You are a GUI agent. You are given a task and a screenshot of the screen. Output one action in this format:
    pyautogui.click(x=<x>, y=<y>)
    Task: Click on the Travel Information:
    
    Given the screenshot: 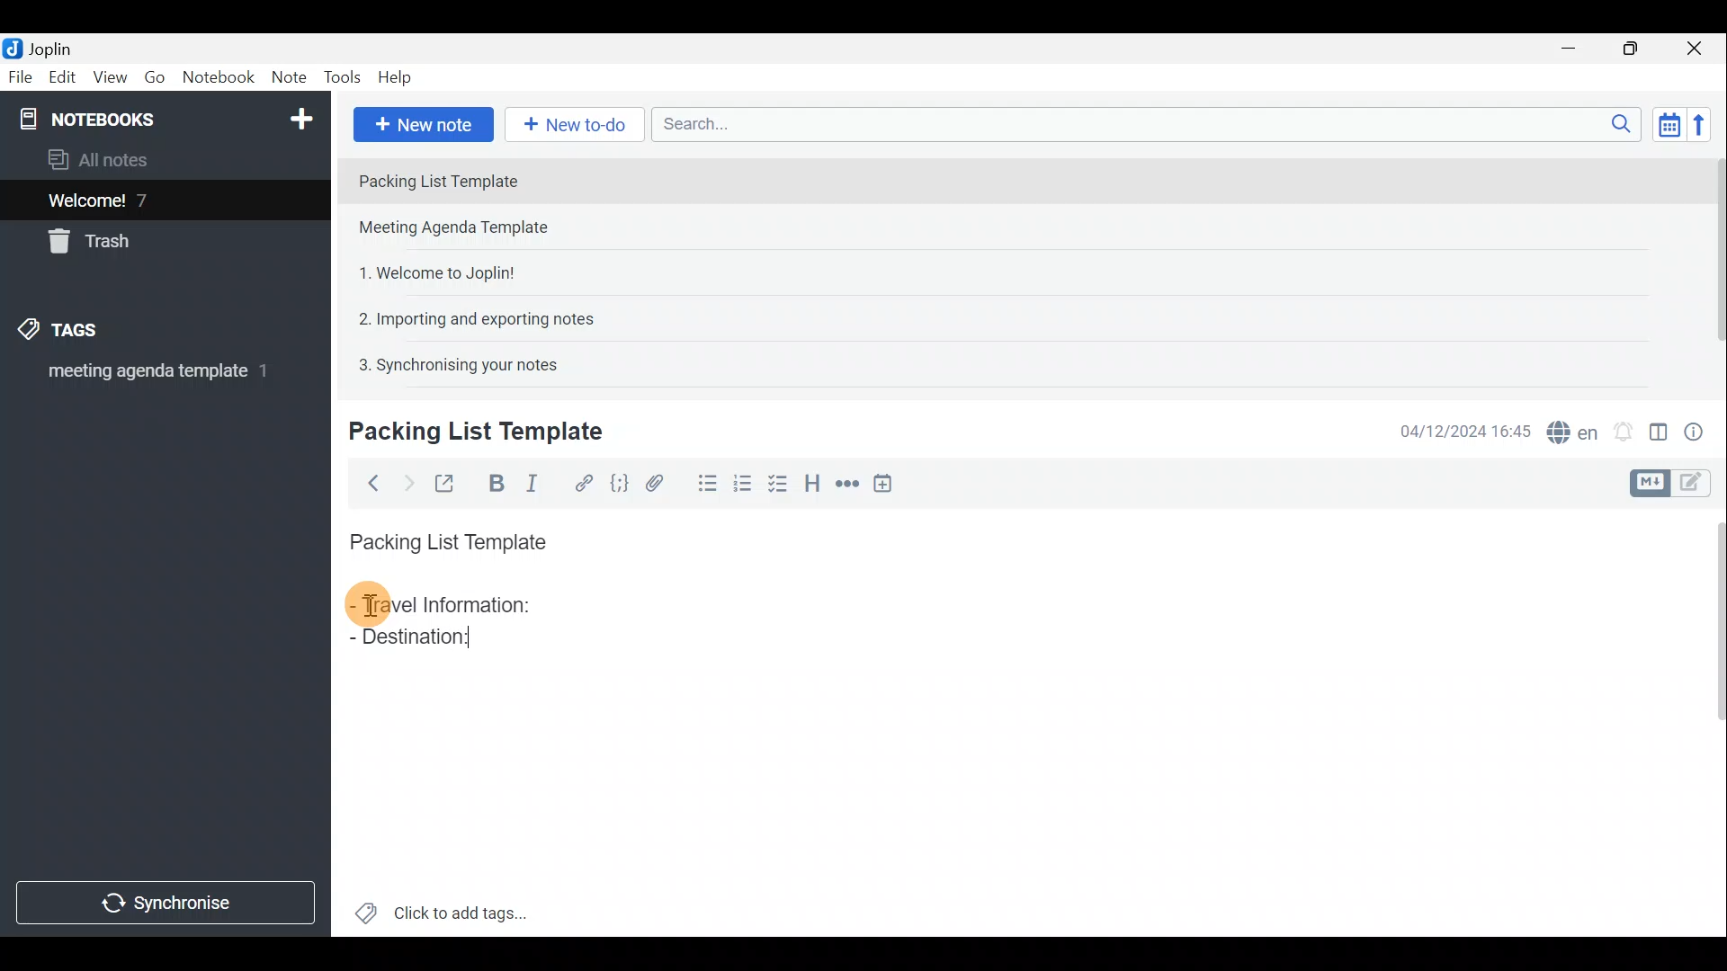 What is the action you would take?
    pyautogui.click(x=456, y=607)
    